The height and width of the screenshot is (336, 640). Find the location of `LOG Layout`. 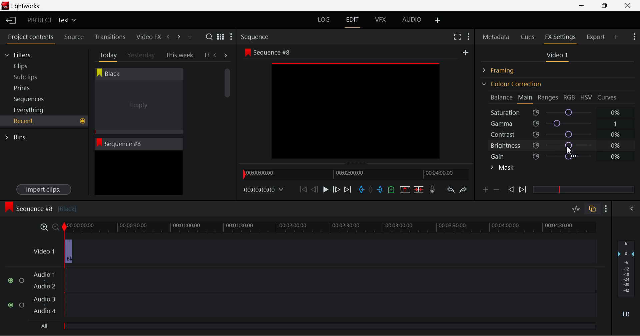

LOG Layout is located at coordinates (323, 19).